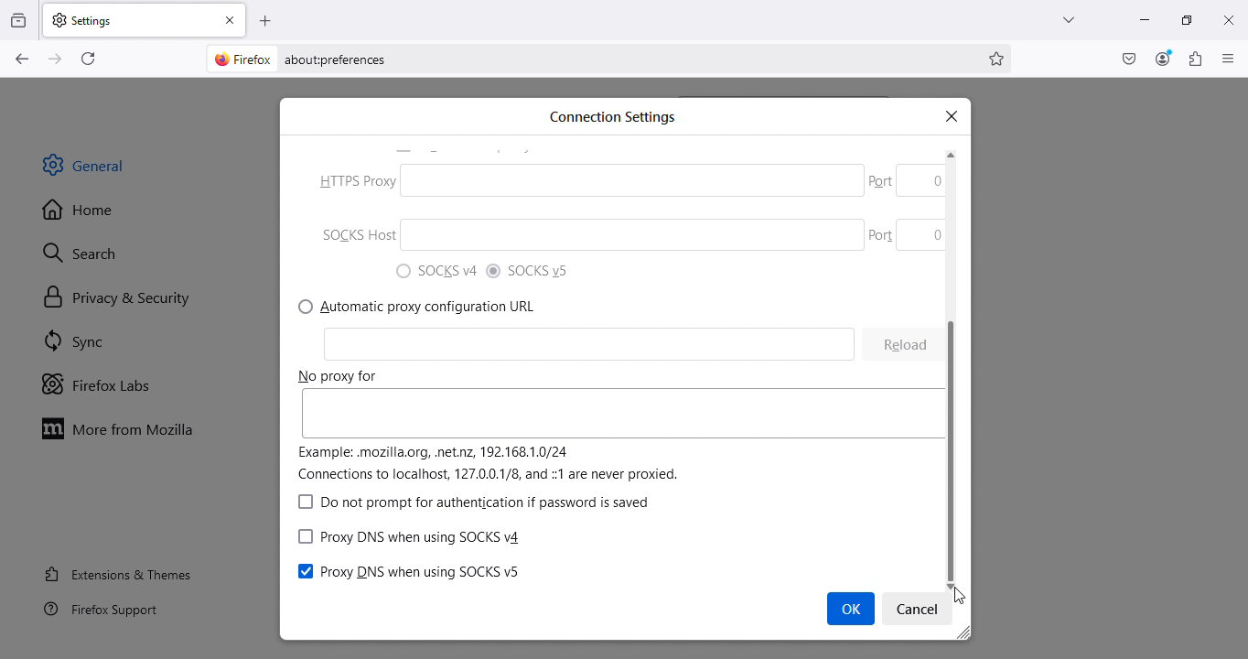 This screenshot has height=659, width=1248. What do you see at coordinates (91, 57) in the screenshot?
I see `Reload current page` at bounding box center [91, 57].